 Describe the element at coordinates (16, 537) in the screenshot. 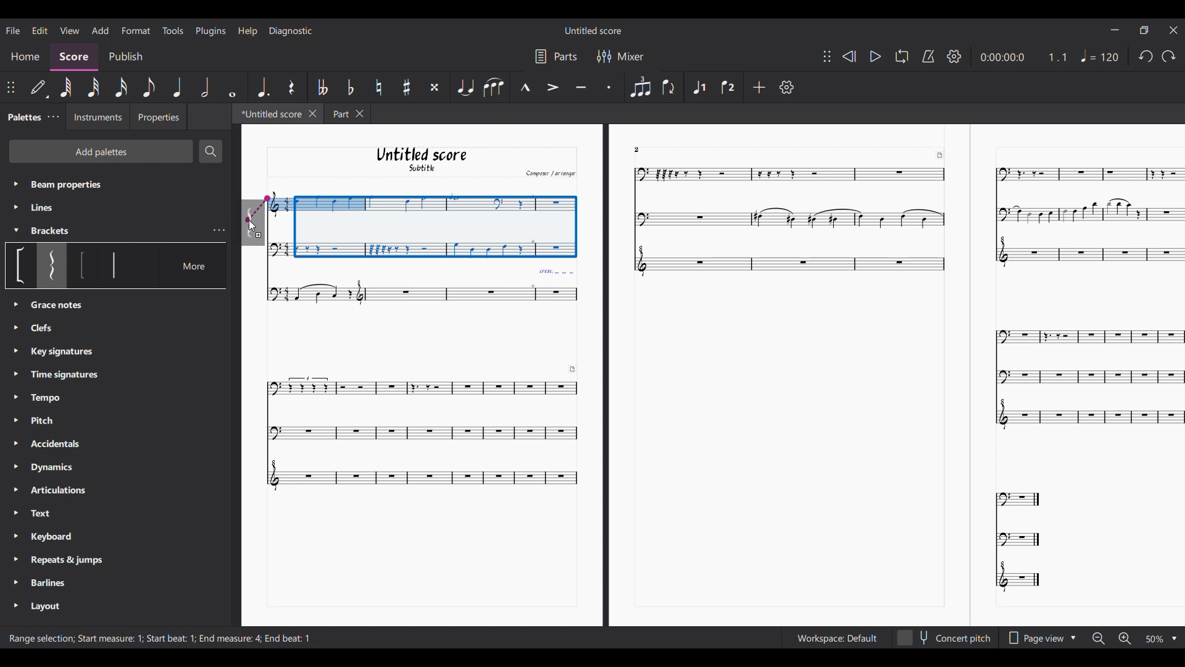

I see `` at that location.